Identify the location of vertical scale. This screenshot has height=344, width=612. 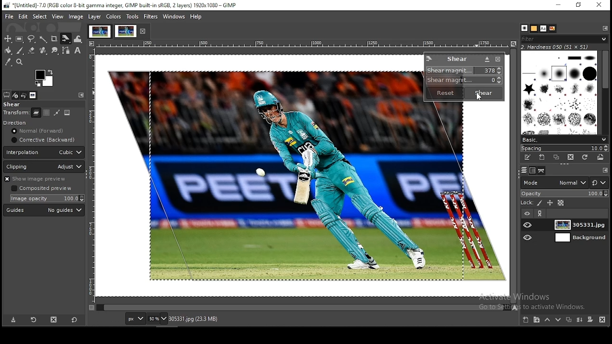
(92, 179).